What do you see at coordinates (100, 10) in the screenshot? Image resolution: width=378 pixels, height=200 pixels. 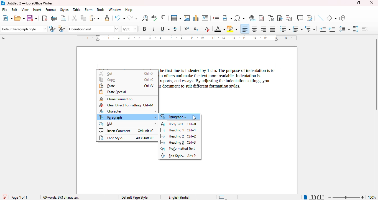 I see `tools` at bounding box center [100, 10].